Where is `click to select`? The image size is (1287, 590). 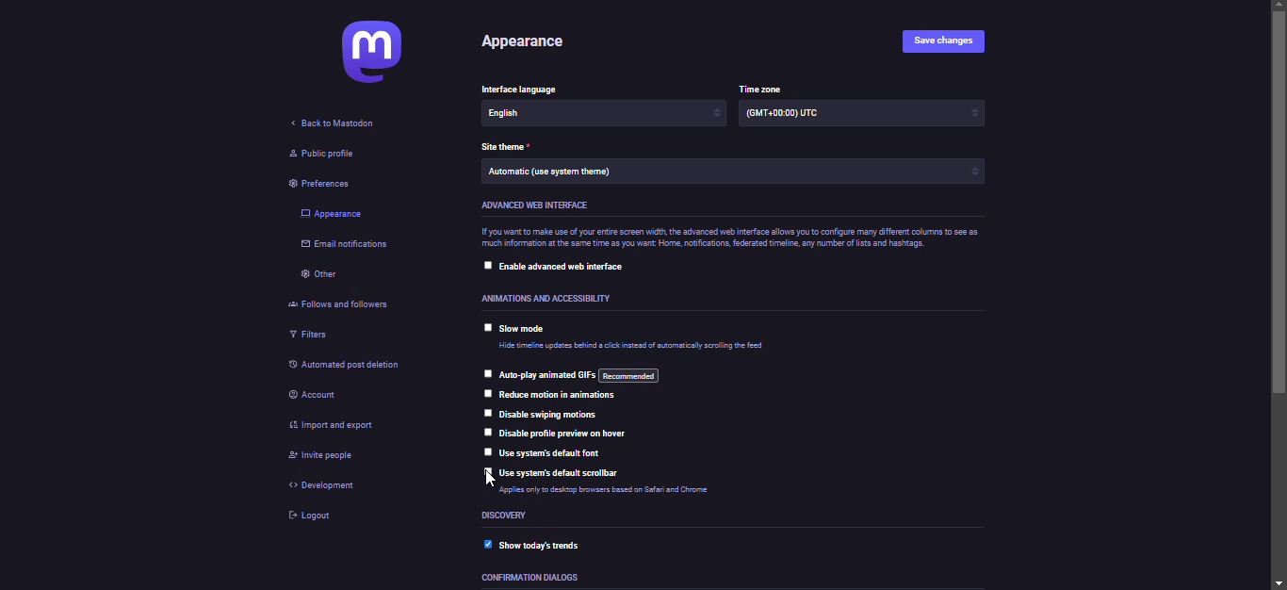 click to select is located at coordinates (485, 395).